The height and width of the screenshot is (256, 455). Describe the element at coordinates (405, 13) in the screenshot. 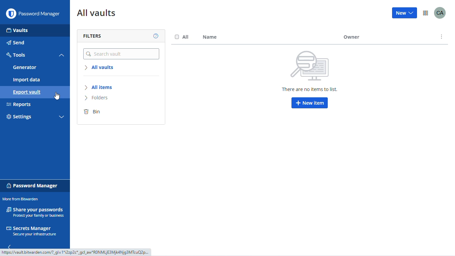

I see `new` at that location.